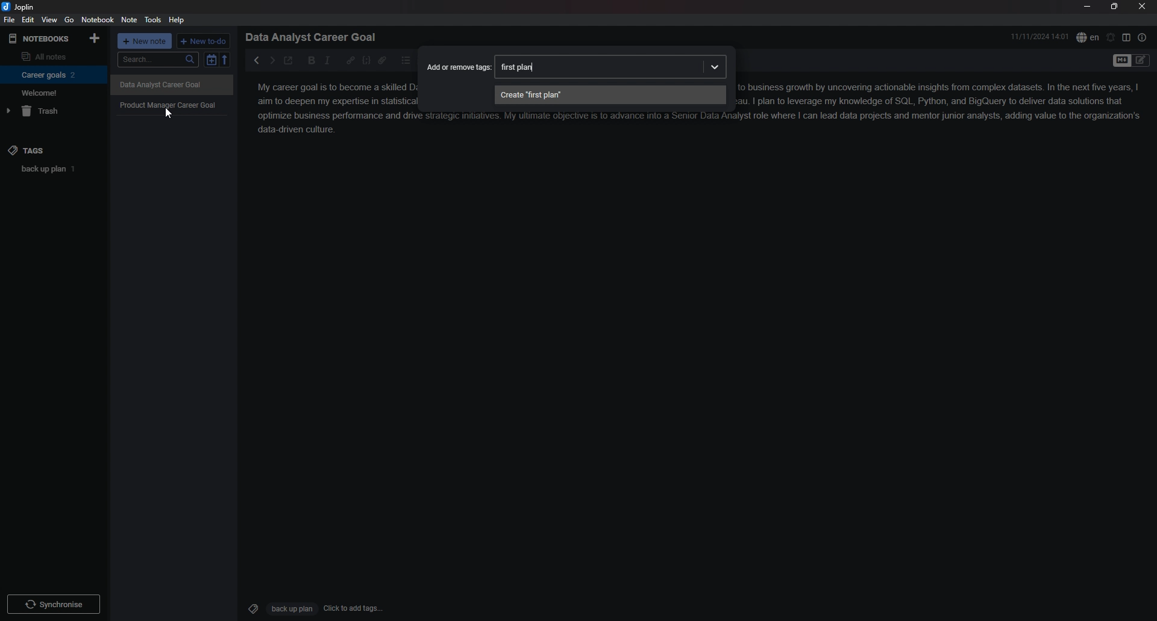 This screenshot has width=1157, height=621. What do you see at coordinates (1143, 37) in the screenshot?
I see `note properties` at bounding box center [1143, 37].